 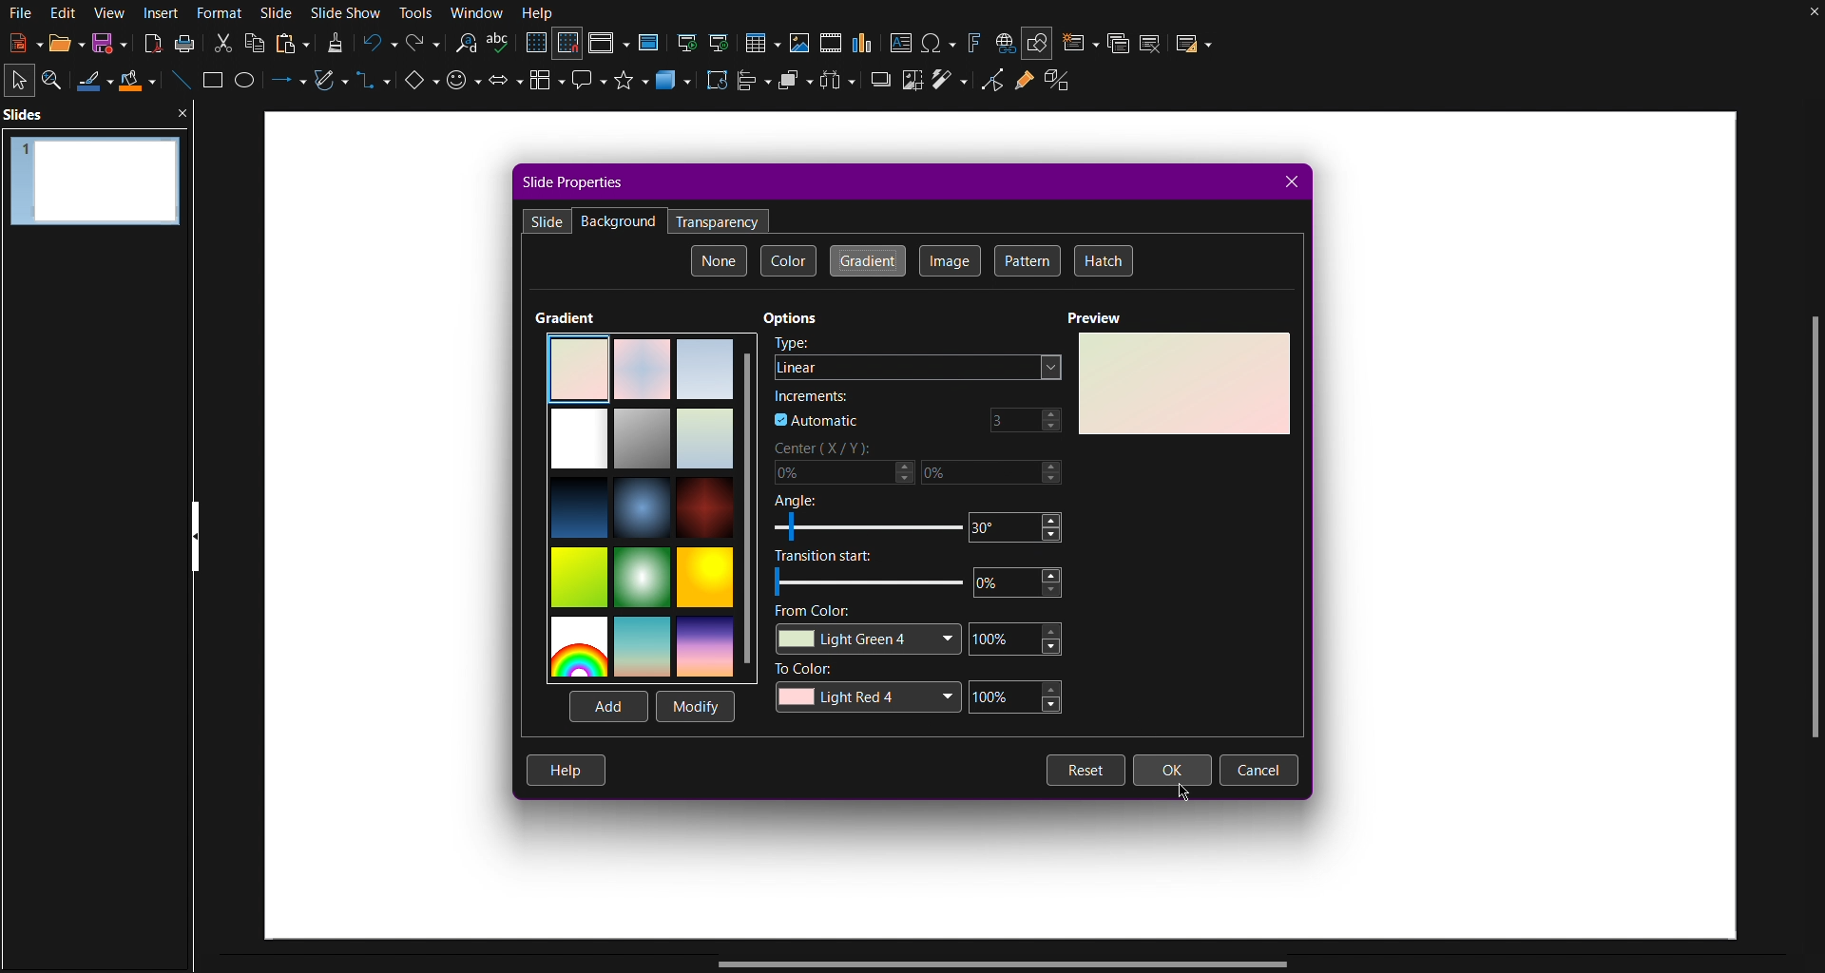 I want to click on To Color, so click(x=925, y=689).